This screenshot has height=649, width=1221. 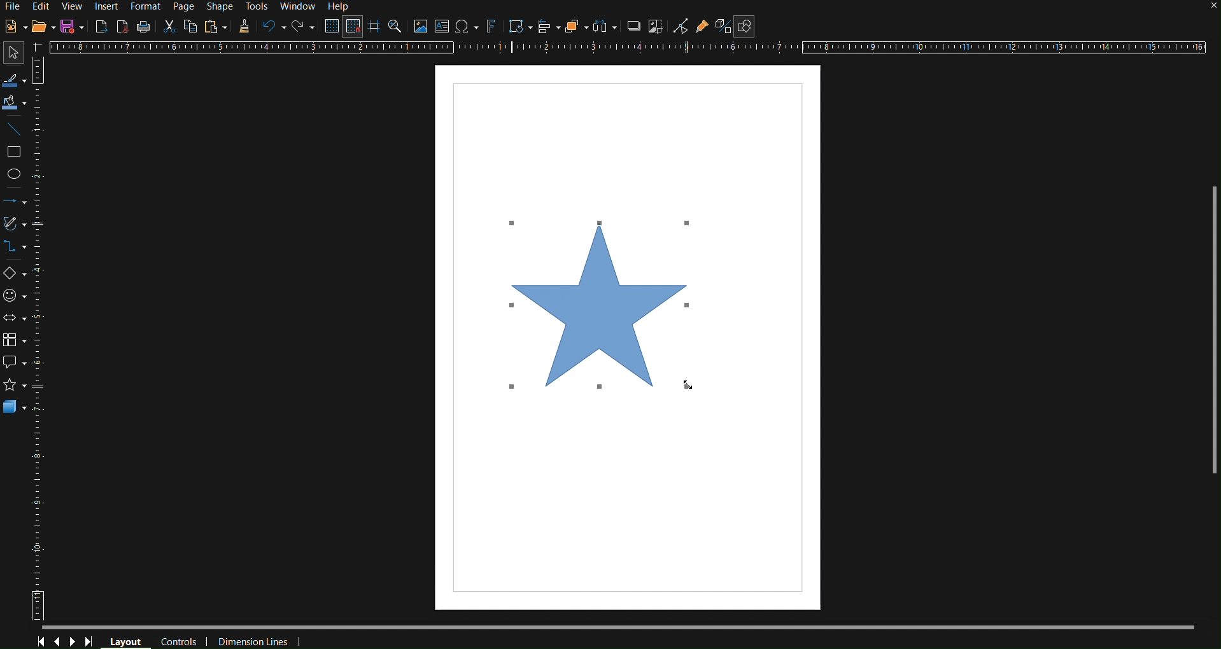 I want to click on Show Gluepoint Functions, so click(x=703, y=27).